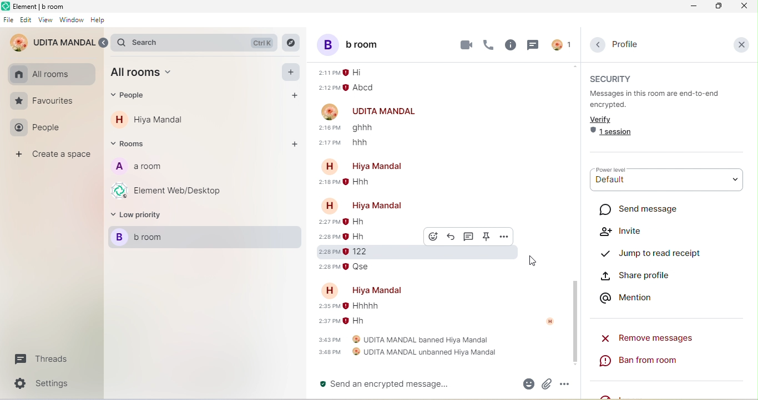  I want to click on all room, so click(146, 74).